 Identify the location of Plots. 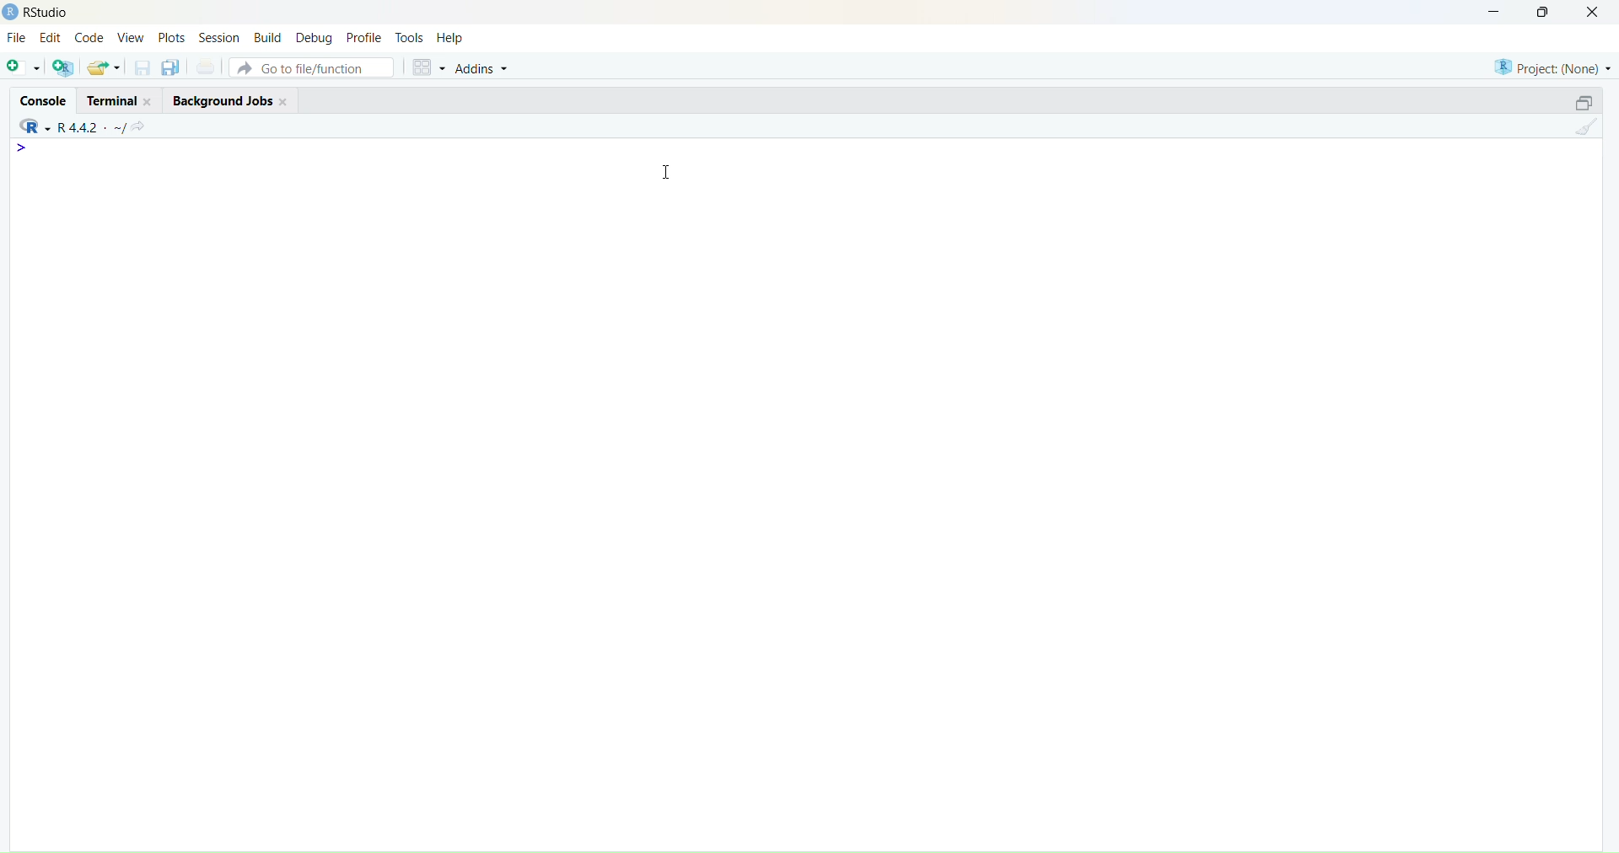
(172, 38).